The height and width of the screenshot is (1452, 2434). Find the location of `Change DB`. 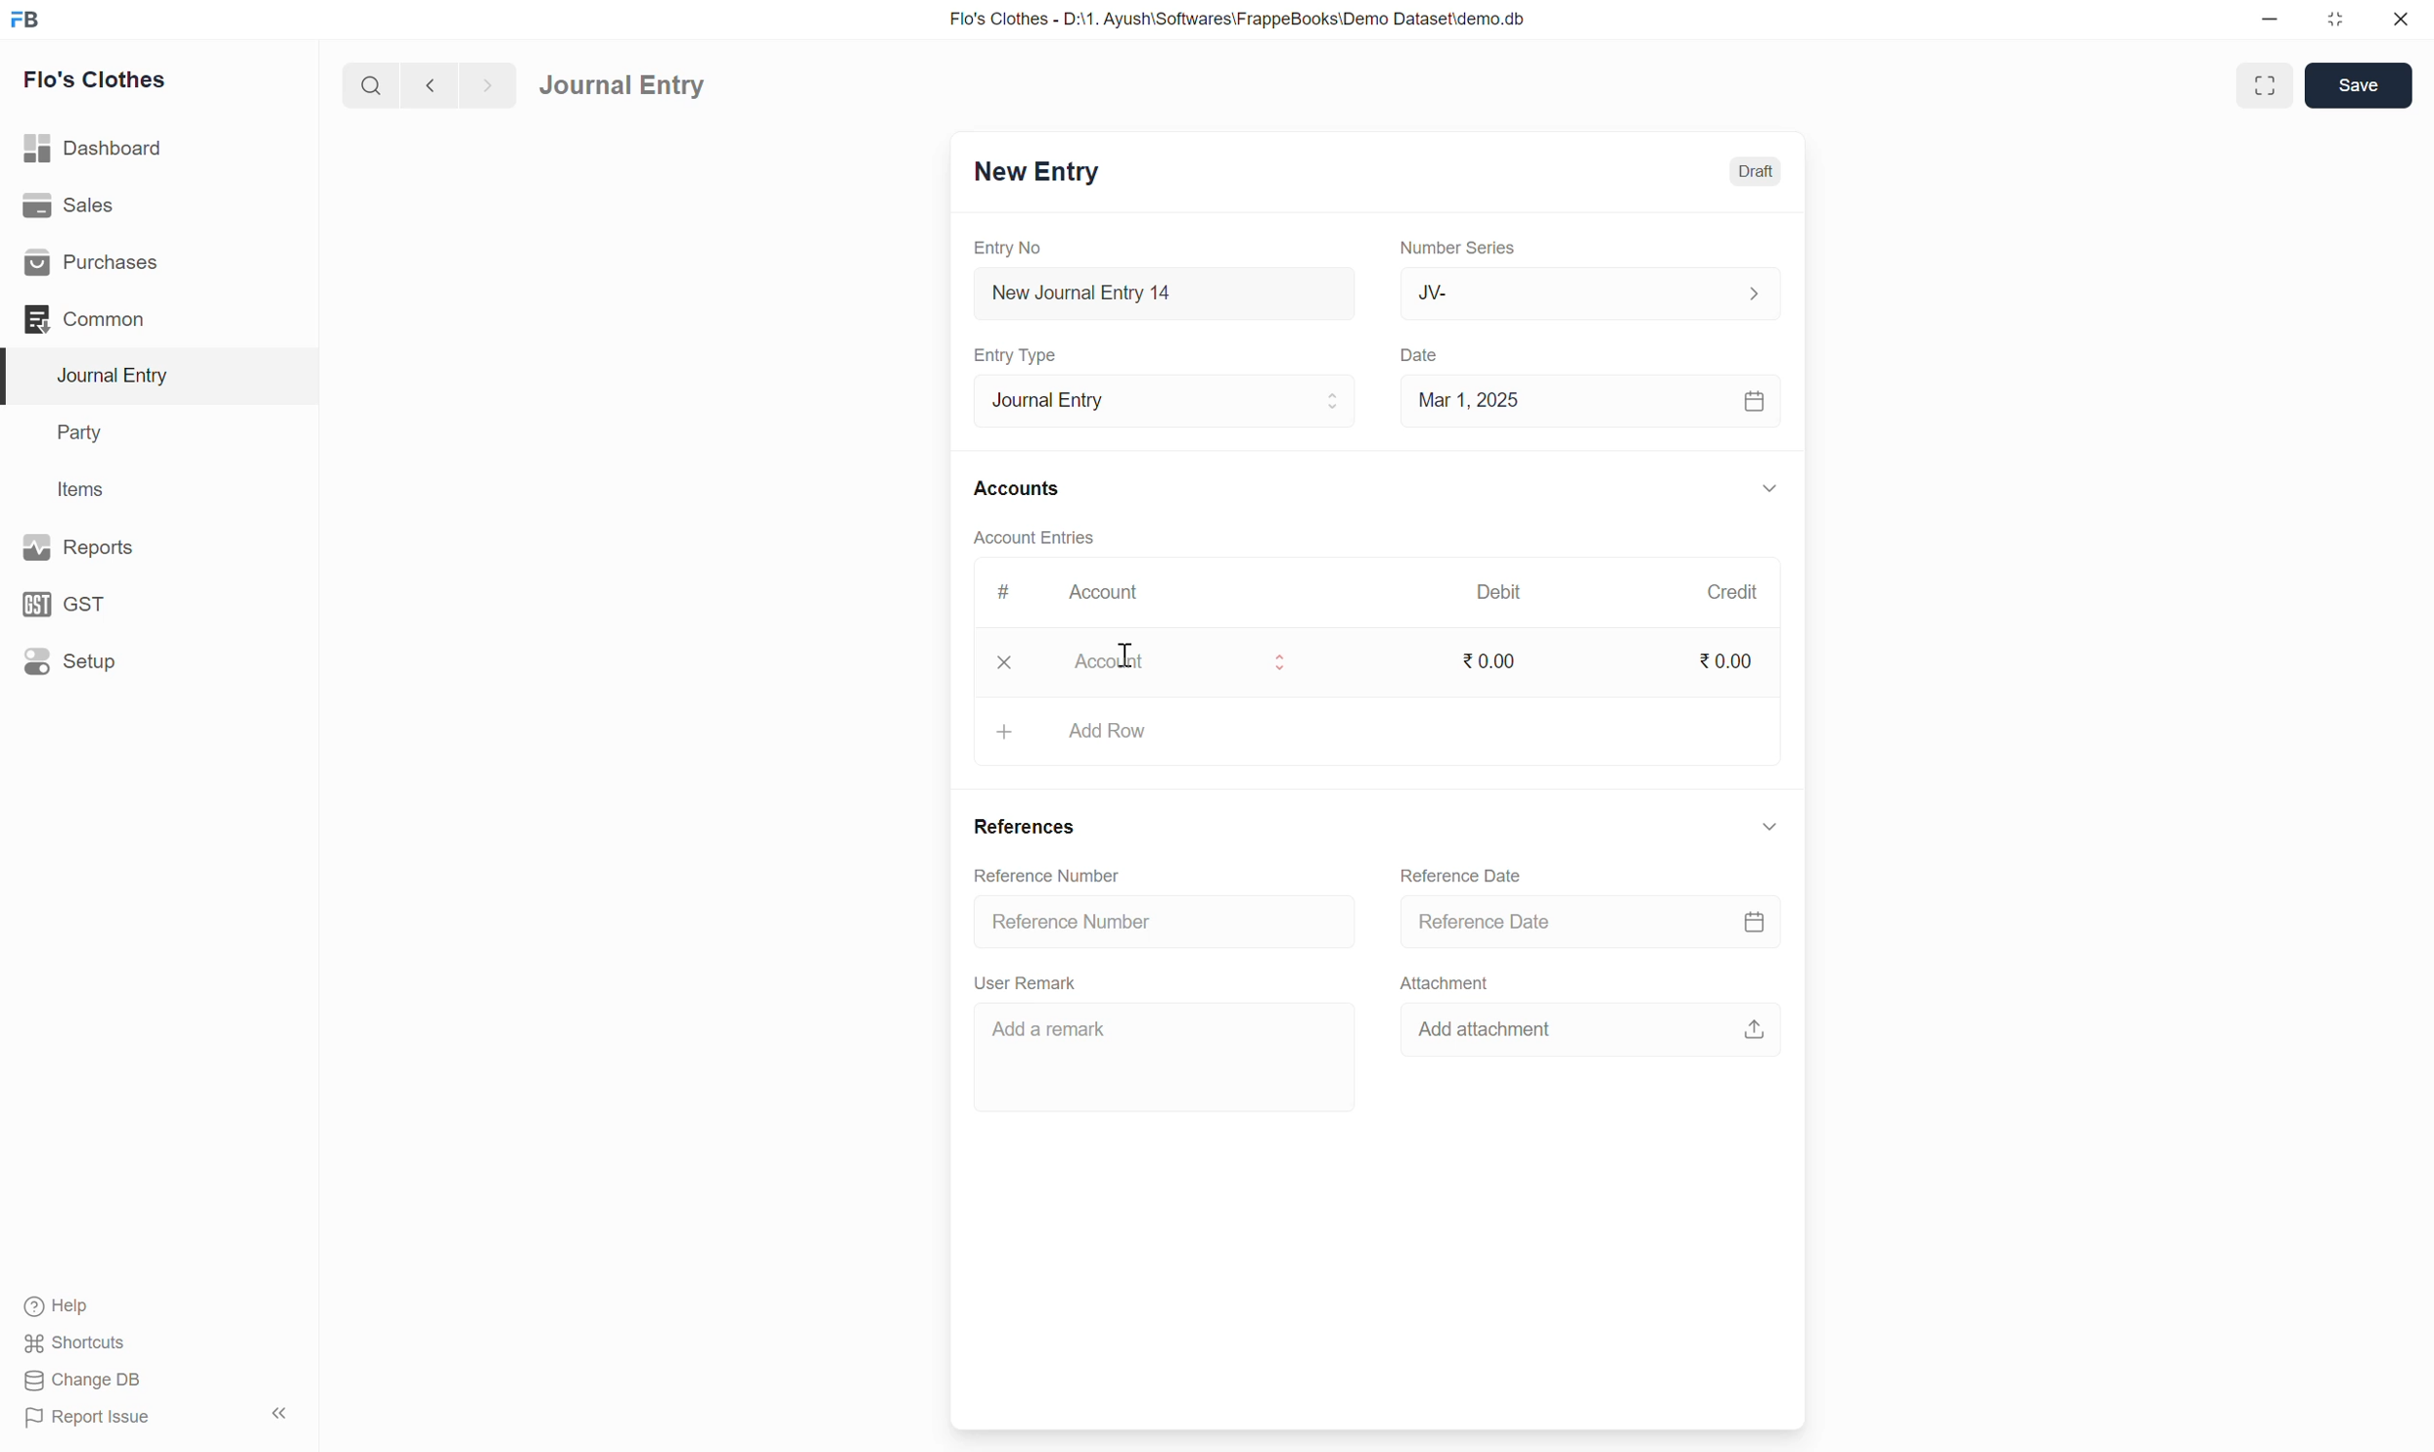

Change DB is located at coordinates (82, 1380).